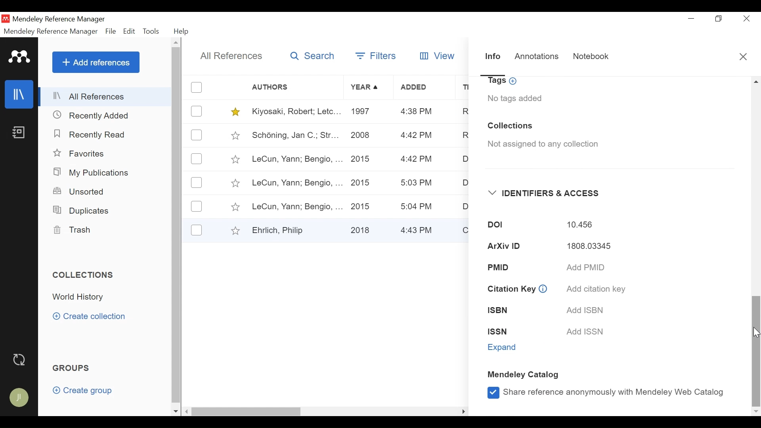 The height and width of the screenshot is (428, 761). I want to click on Tools, so click(151, 32).